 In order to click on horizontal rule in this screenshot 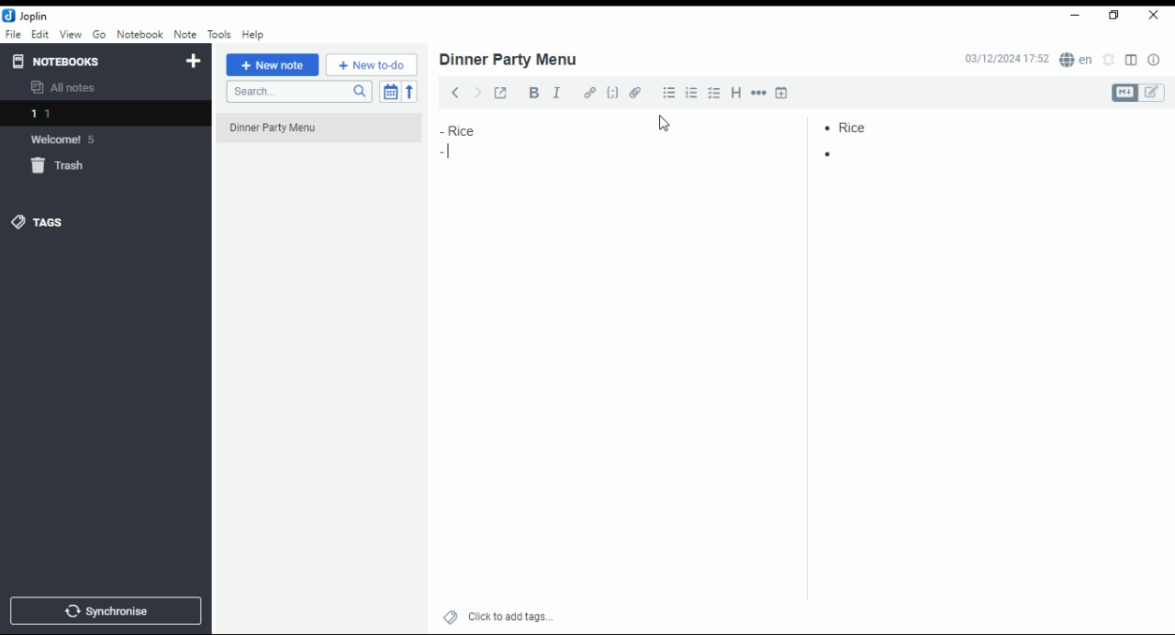, I will do `click(758, 92)`.